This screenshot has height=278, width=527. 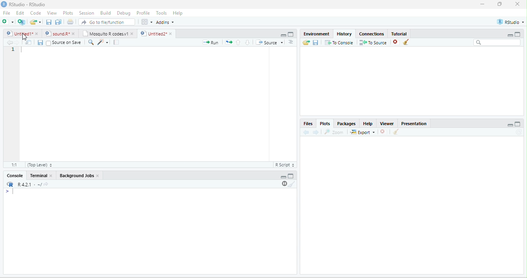 I want to click on sound.R, so click(x=57, y=33).